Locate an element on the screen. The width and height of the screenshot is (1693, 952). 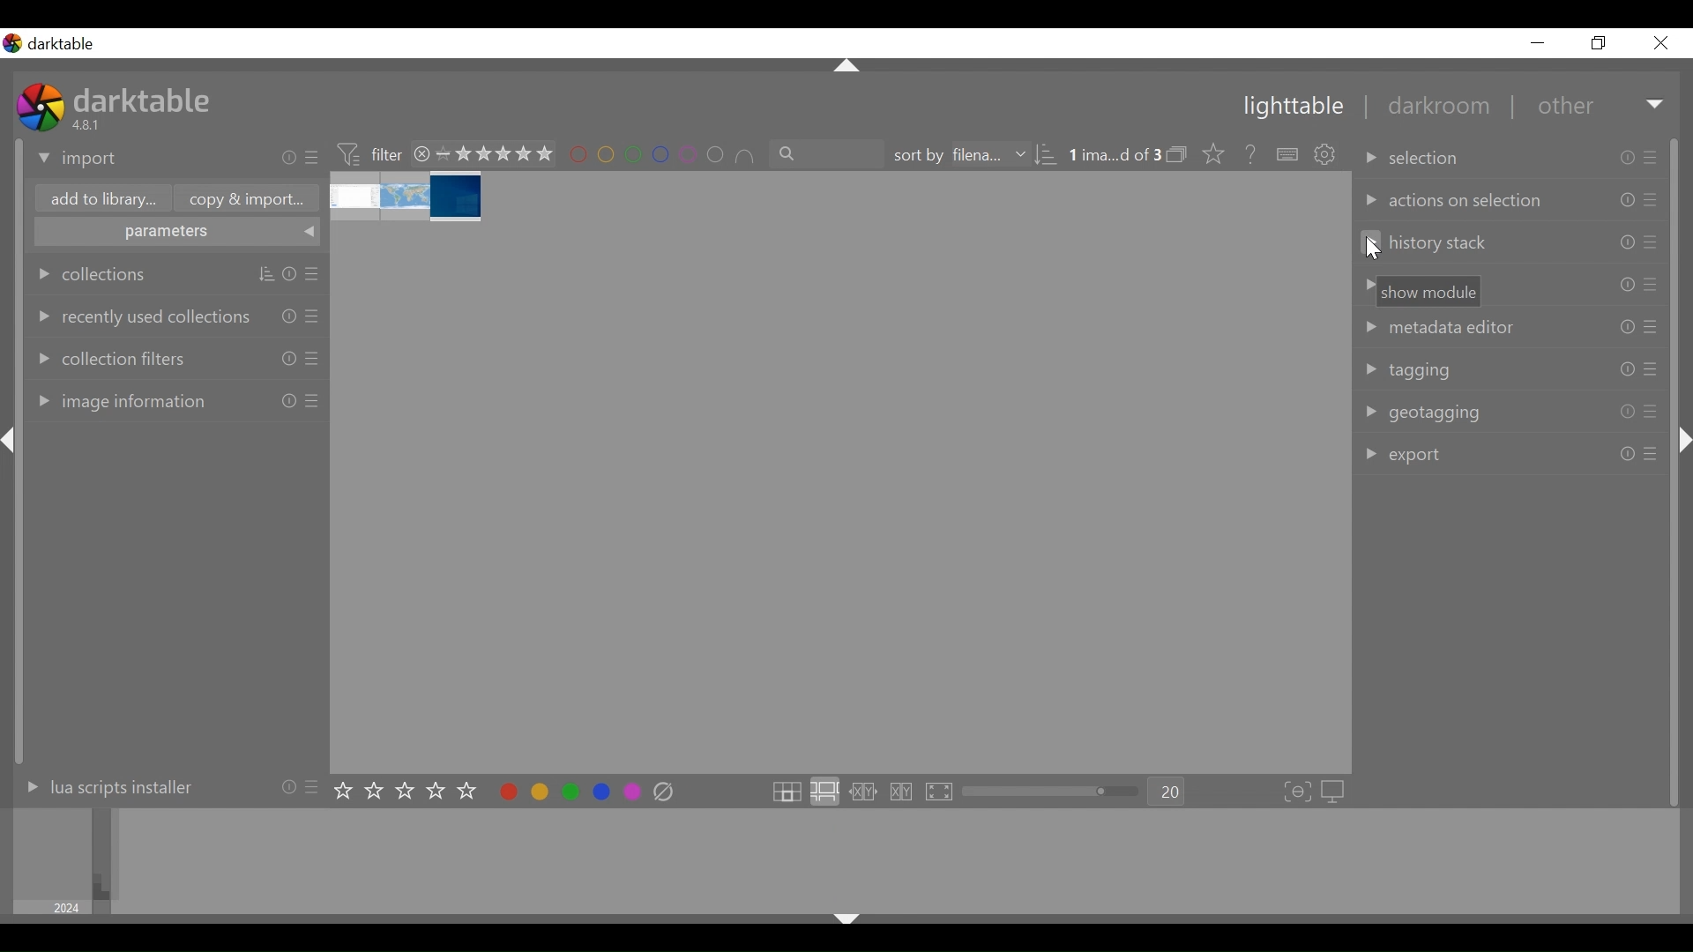
collection filters is located at coordinates (109, 356).